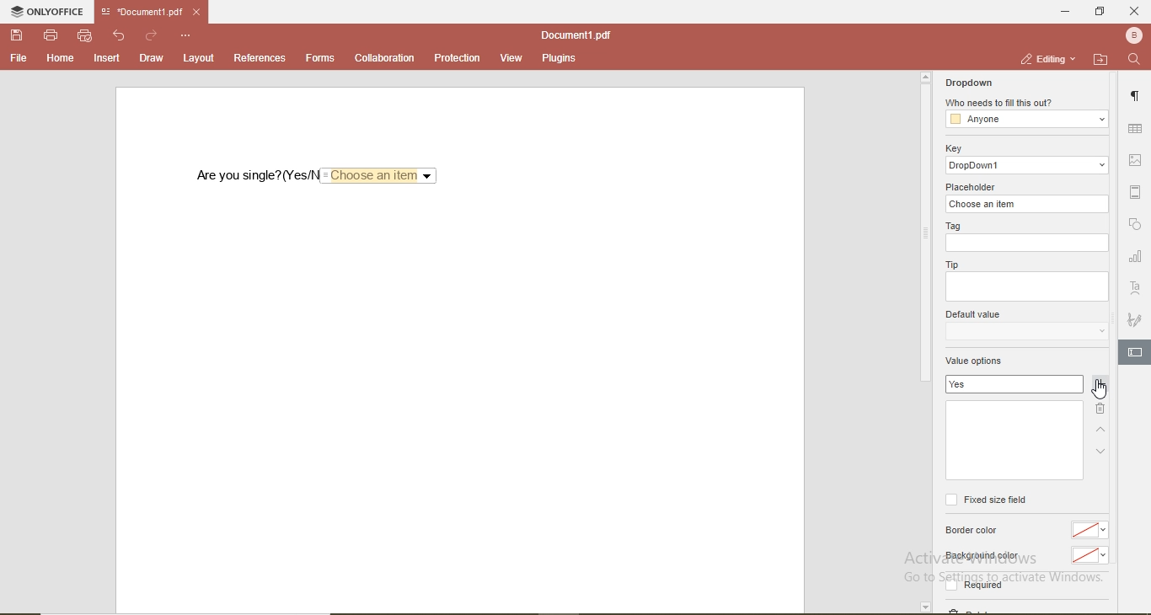  I want to click on anyone, so click(1025, 119).